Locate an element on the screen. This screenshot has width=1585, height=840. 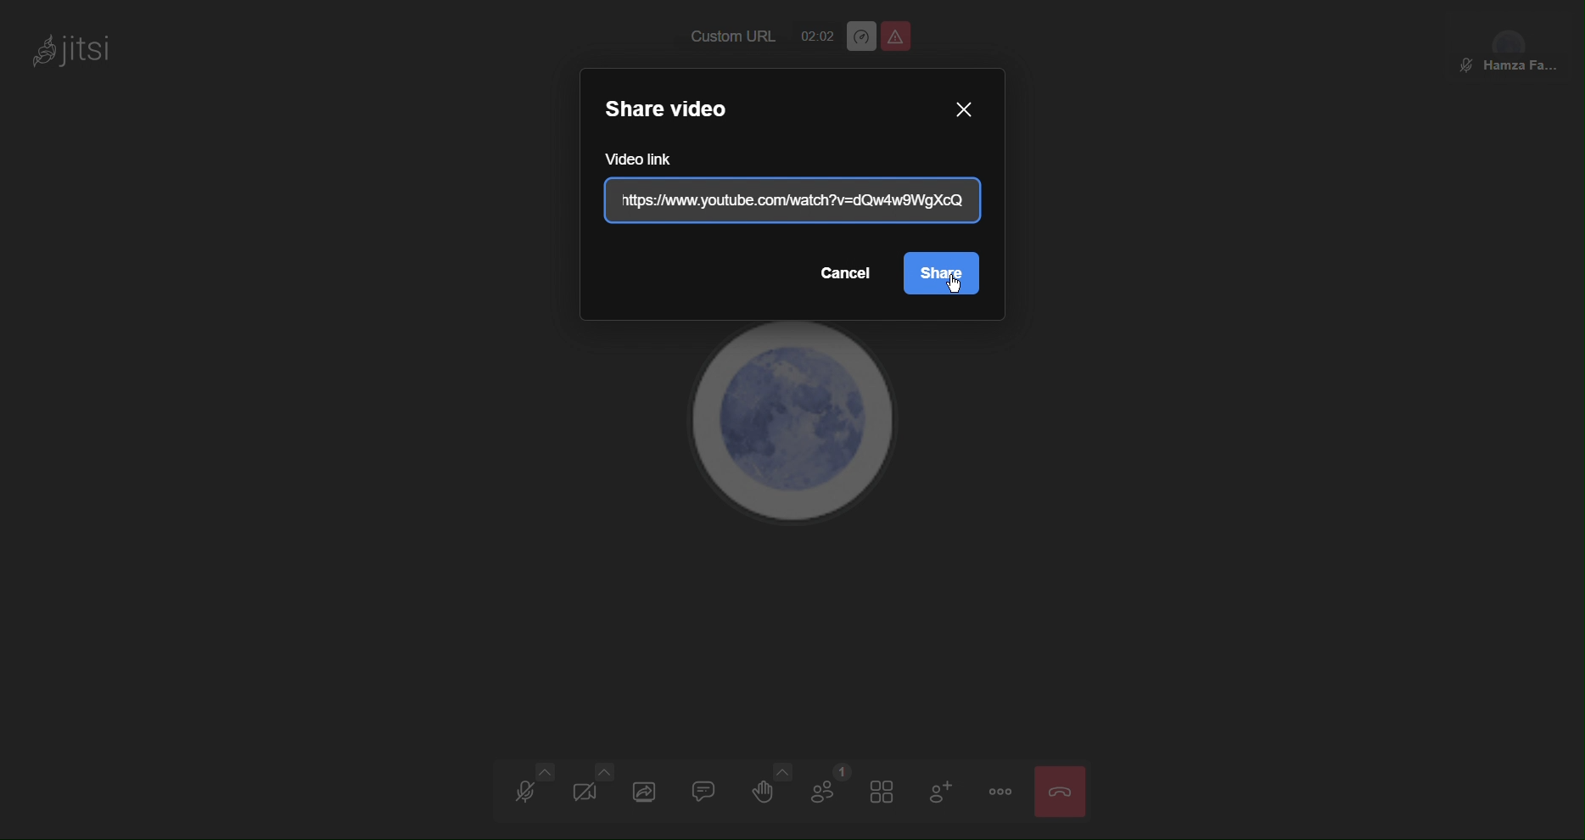
Audio is located at coordinates (531, 790).